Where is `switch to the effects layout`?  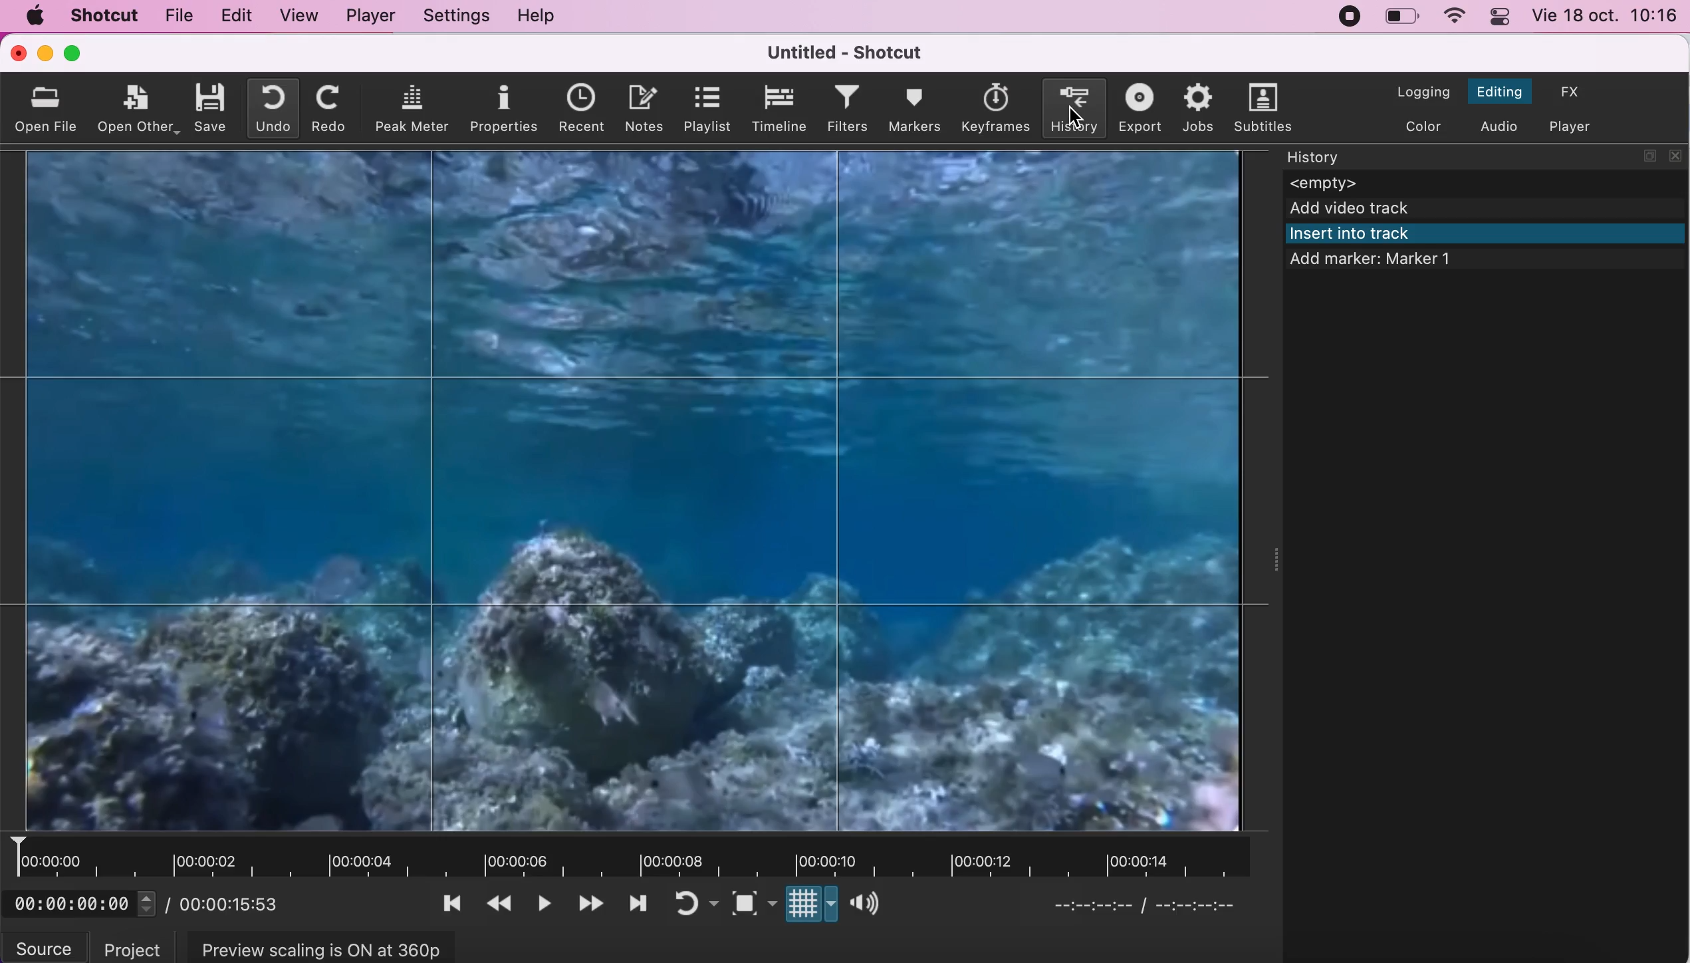 switch to the effects layout is located at coordinates (1573, 93).